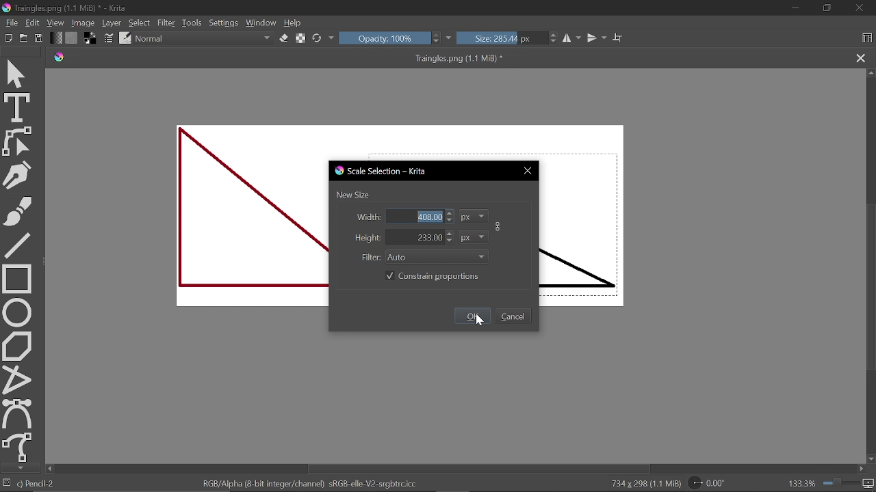 This screenshot has height=492, width=876. Describe the element at coordinates (40, 38) in the screenshot. I see `Save` at that location.